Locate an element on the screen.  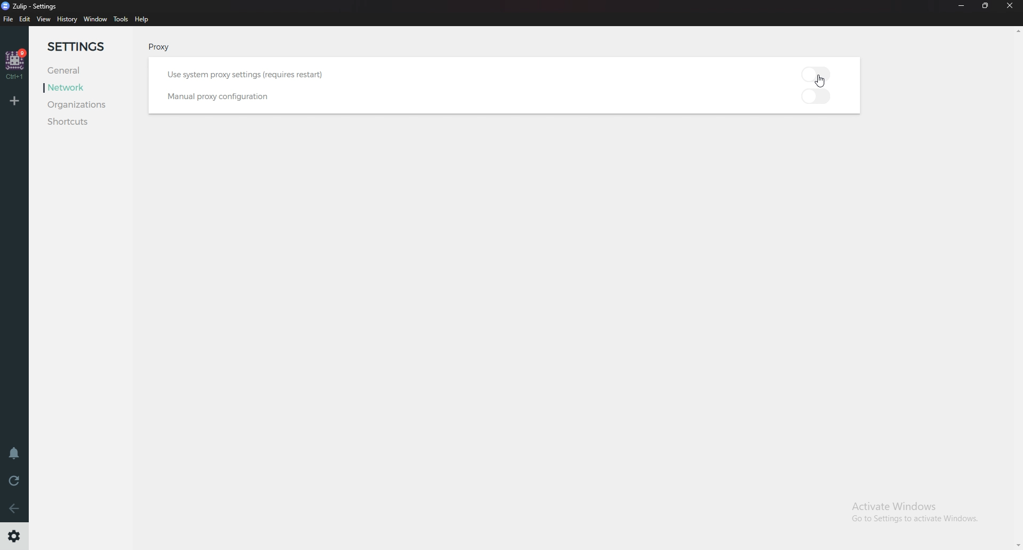
Network is located at coordinates (83, 89).